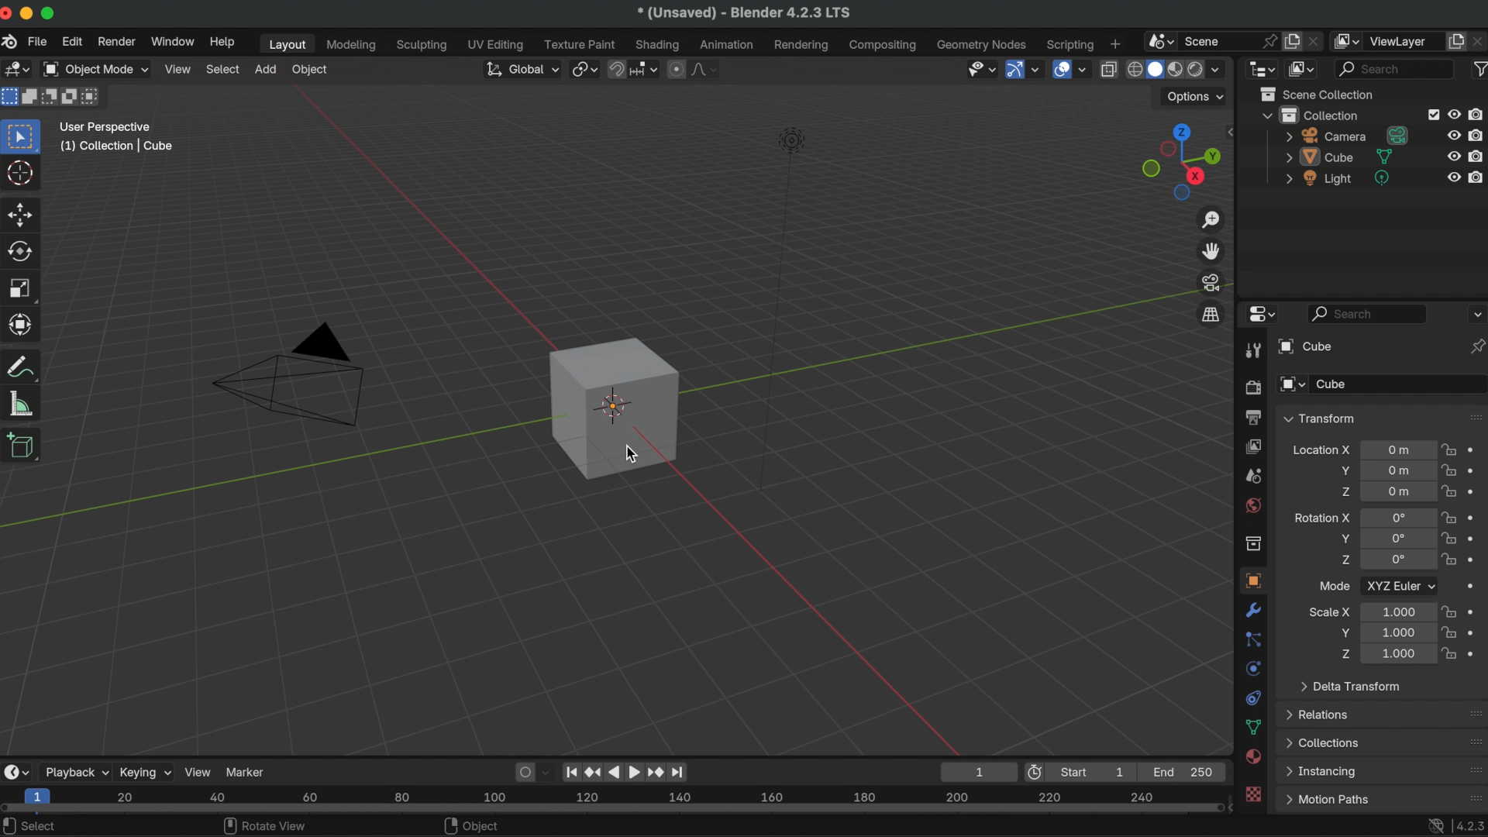 The height and width of the screenshot is (837, 1488). Describe the element at coordinates (1254, 640) in the screenshot. I see `particles` at that location.